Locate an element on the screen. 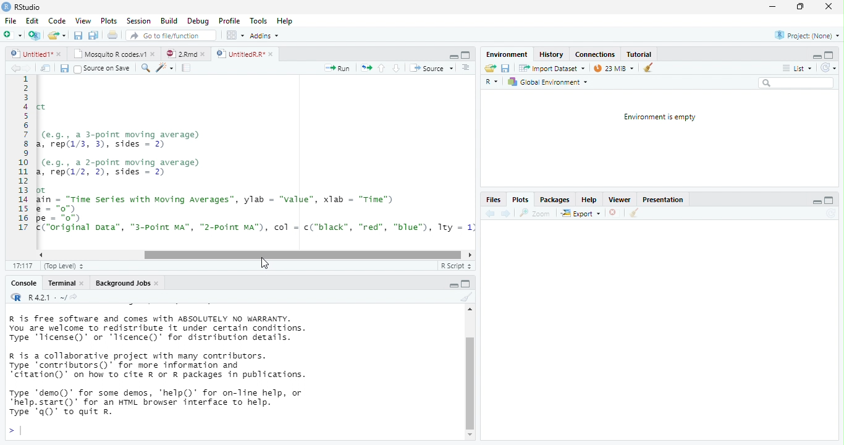 Image resolution: width=844 pixels, height=445 pixels. save all open document is located at coordinates (78, 35).